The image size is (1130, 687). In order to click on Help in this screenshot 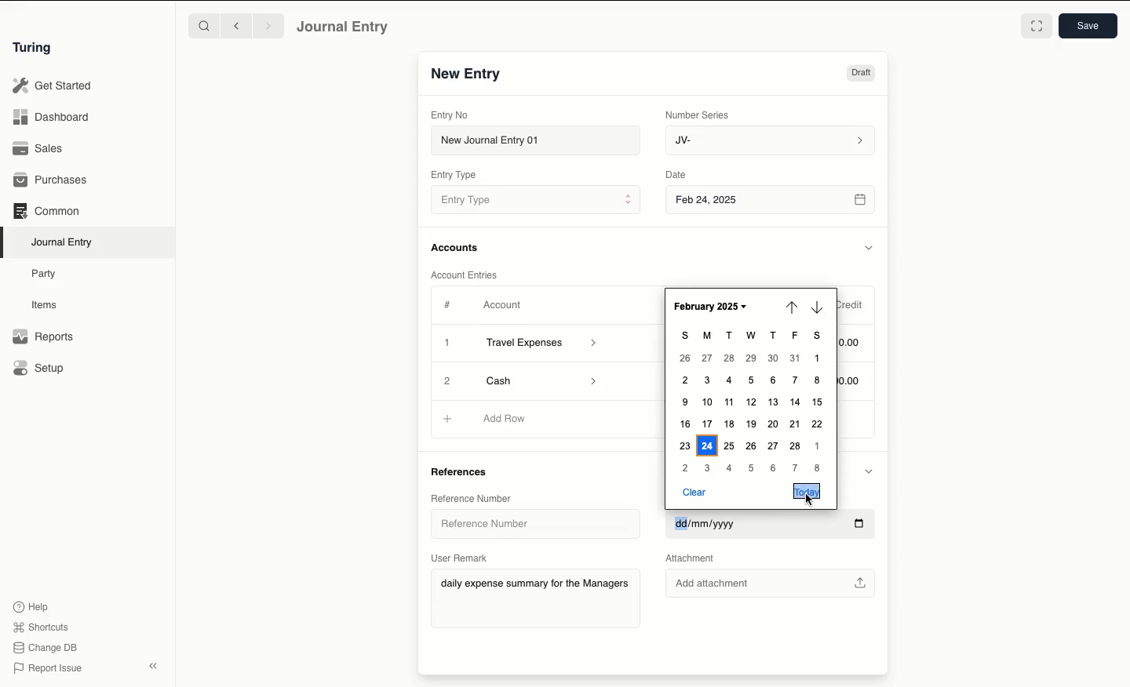, I will do `click(31, 607)`.